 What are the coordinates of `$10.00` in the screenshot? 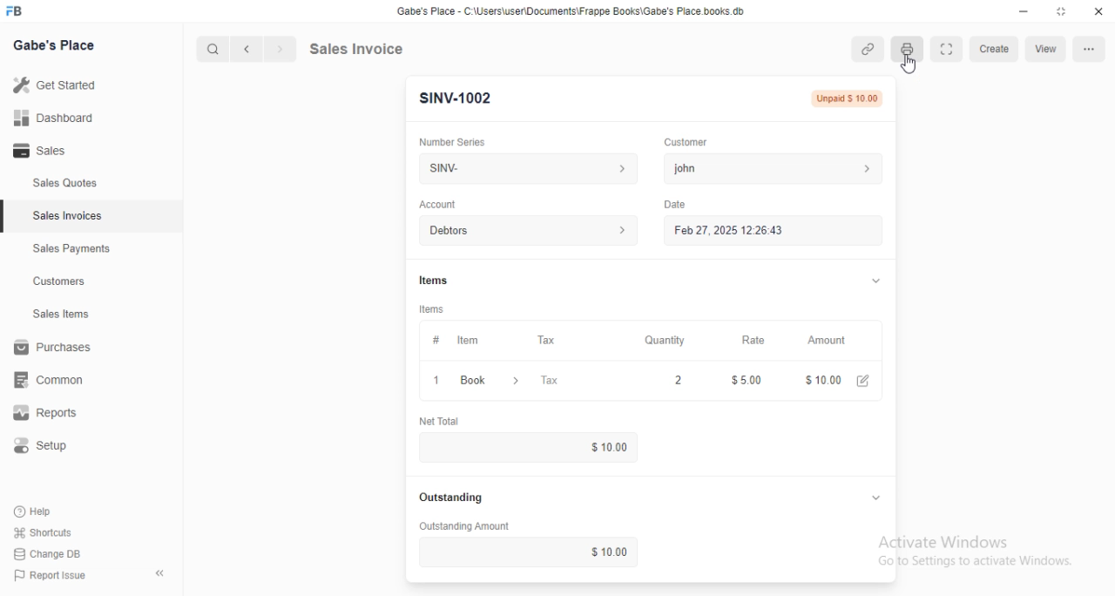 It's located at (529, 552).